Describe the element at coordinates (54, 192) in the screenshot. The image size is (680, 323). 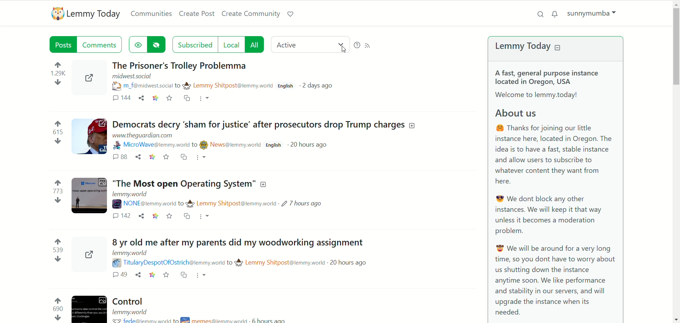
I see `votes` at that location.